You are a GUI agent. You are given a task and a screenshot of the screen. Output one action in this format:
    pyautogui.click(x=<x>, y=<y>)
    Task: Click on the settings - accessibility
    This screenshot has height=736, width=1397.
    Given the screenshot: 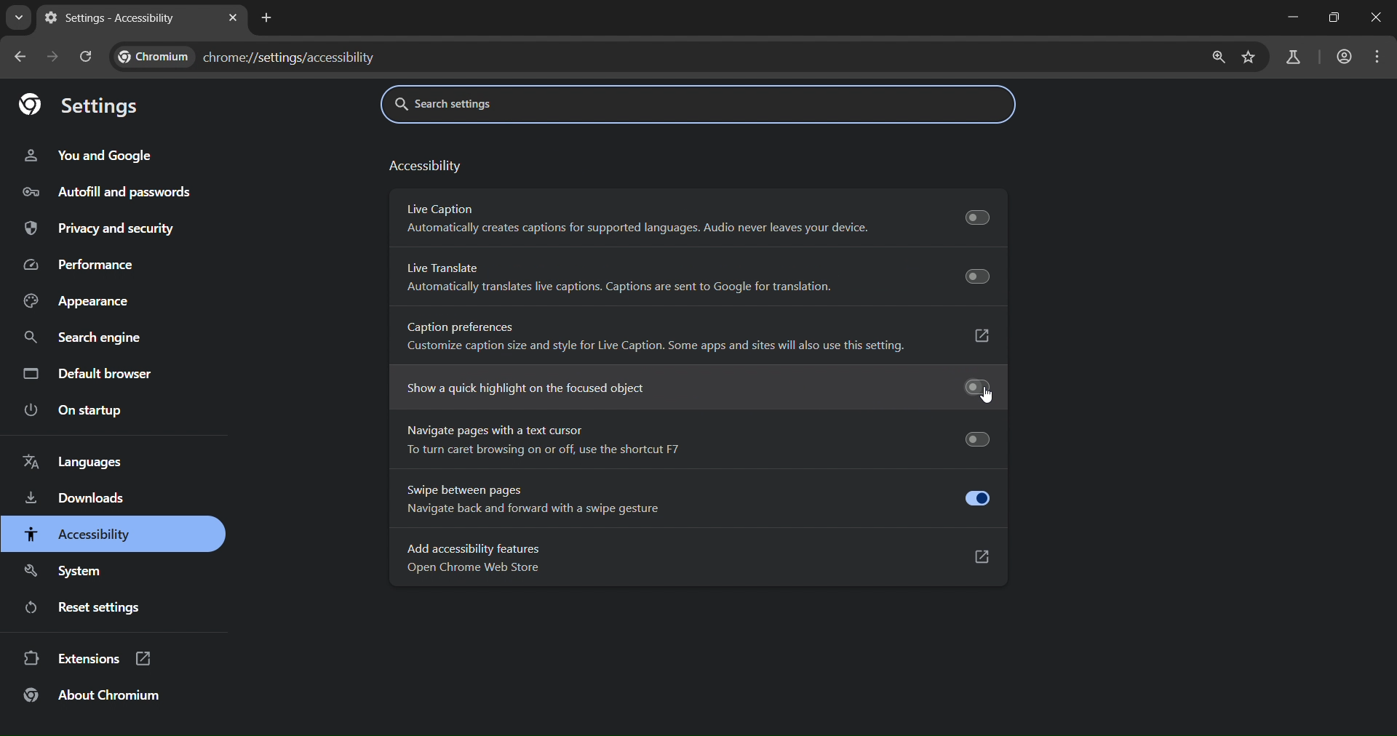 What is the action you would take?
    pyautogui.click(x=116, y=17)
    